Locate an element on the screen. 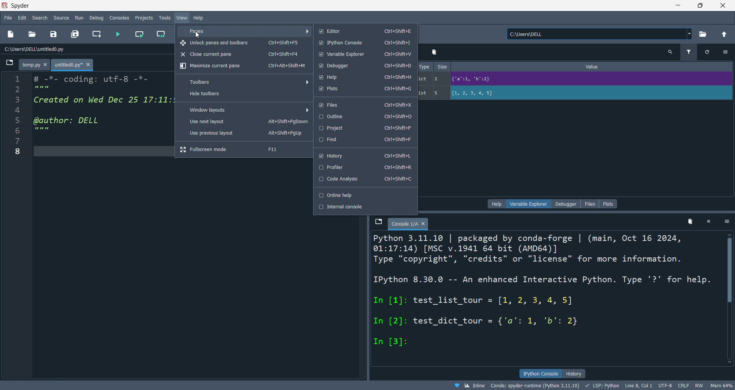 The image size is (735, 390). value is located at coordinates (595, 67).